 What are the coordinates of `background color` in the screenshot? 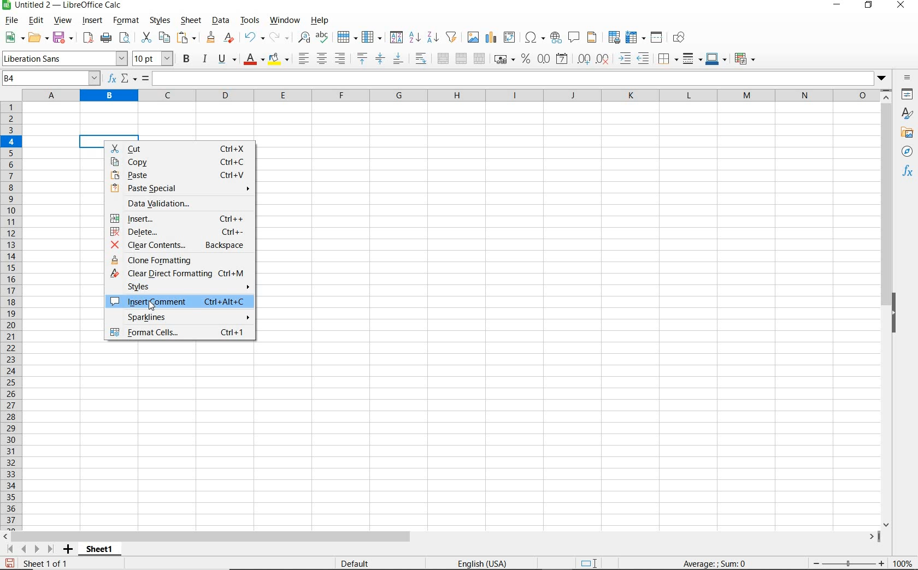 It's located at (278, 60).